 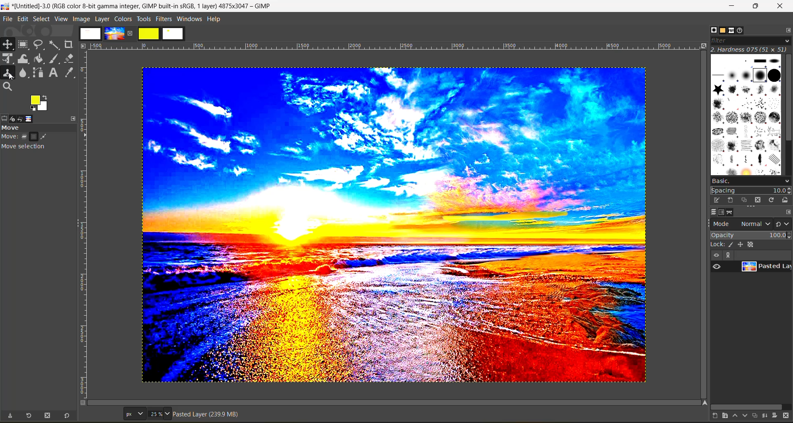 I want to click on reset to default values, so click(x=66, y=416).